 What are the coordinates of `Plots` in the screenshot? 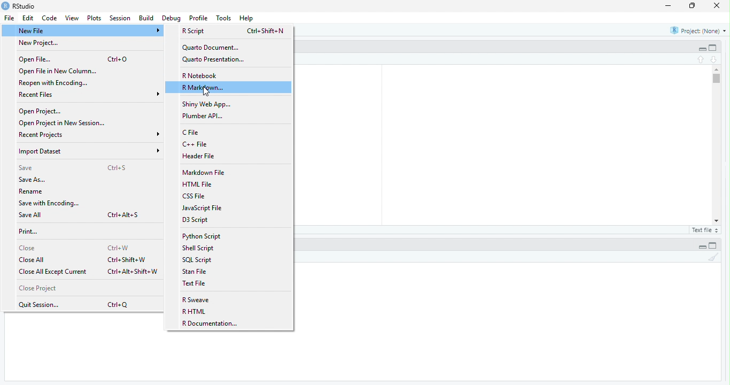 It's located at (95, 19).